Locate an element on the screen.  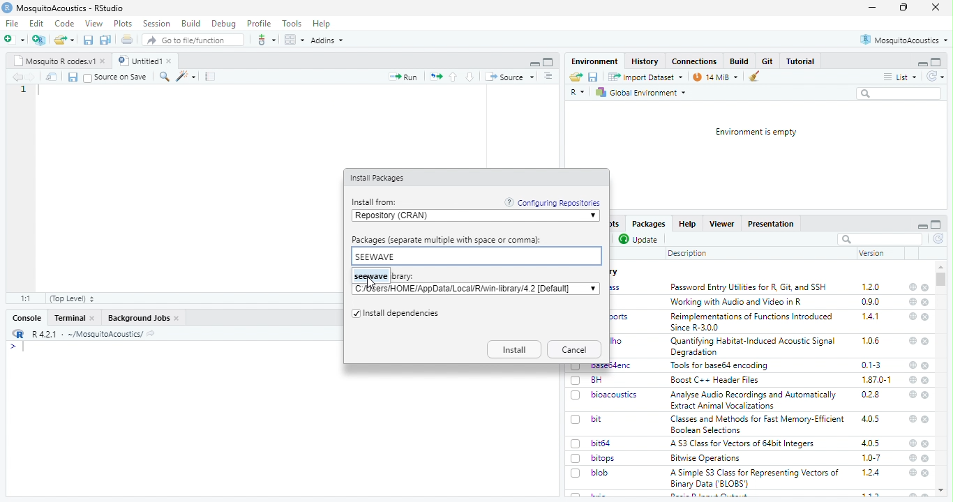
Code is located at coordinates (66, 23).